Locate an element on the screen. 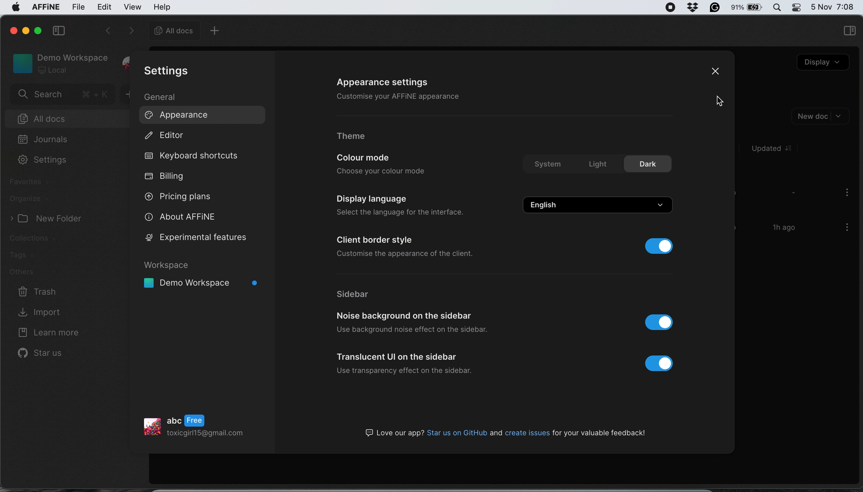 The image size is (863, 492). display is located at coordinates (820, 62).